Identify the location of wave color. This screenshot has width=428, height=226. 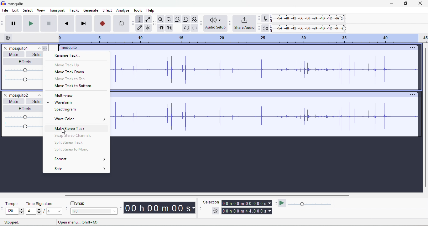
(81, 119).